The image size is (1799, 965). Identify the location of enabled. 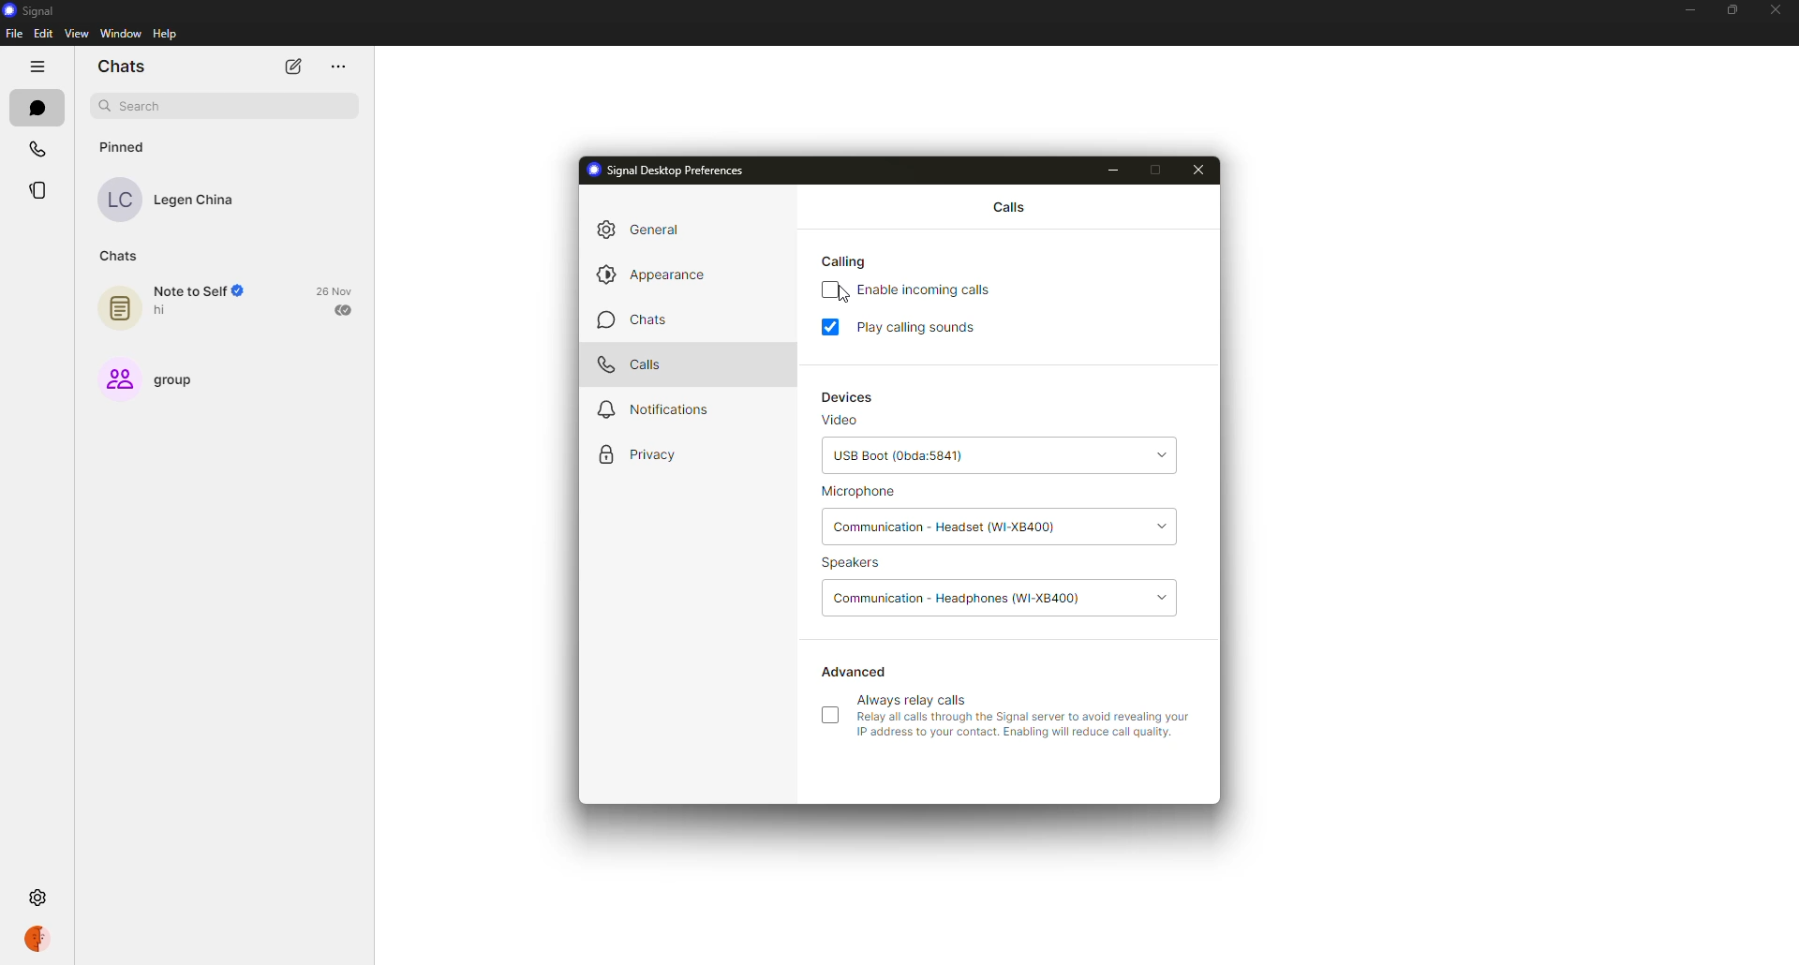
(832, 325).